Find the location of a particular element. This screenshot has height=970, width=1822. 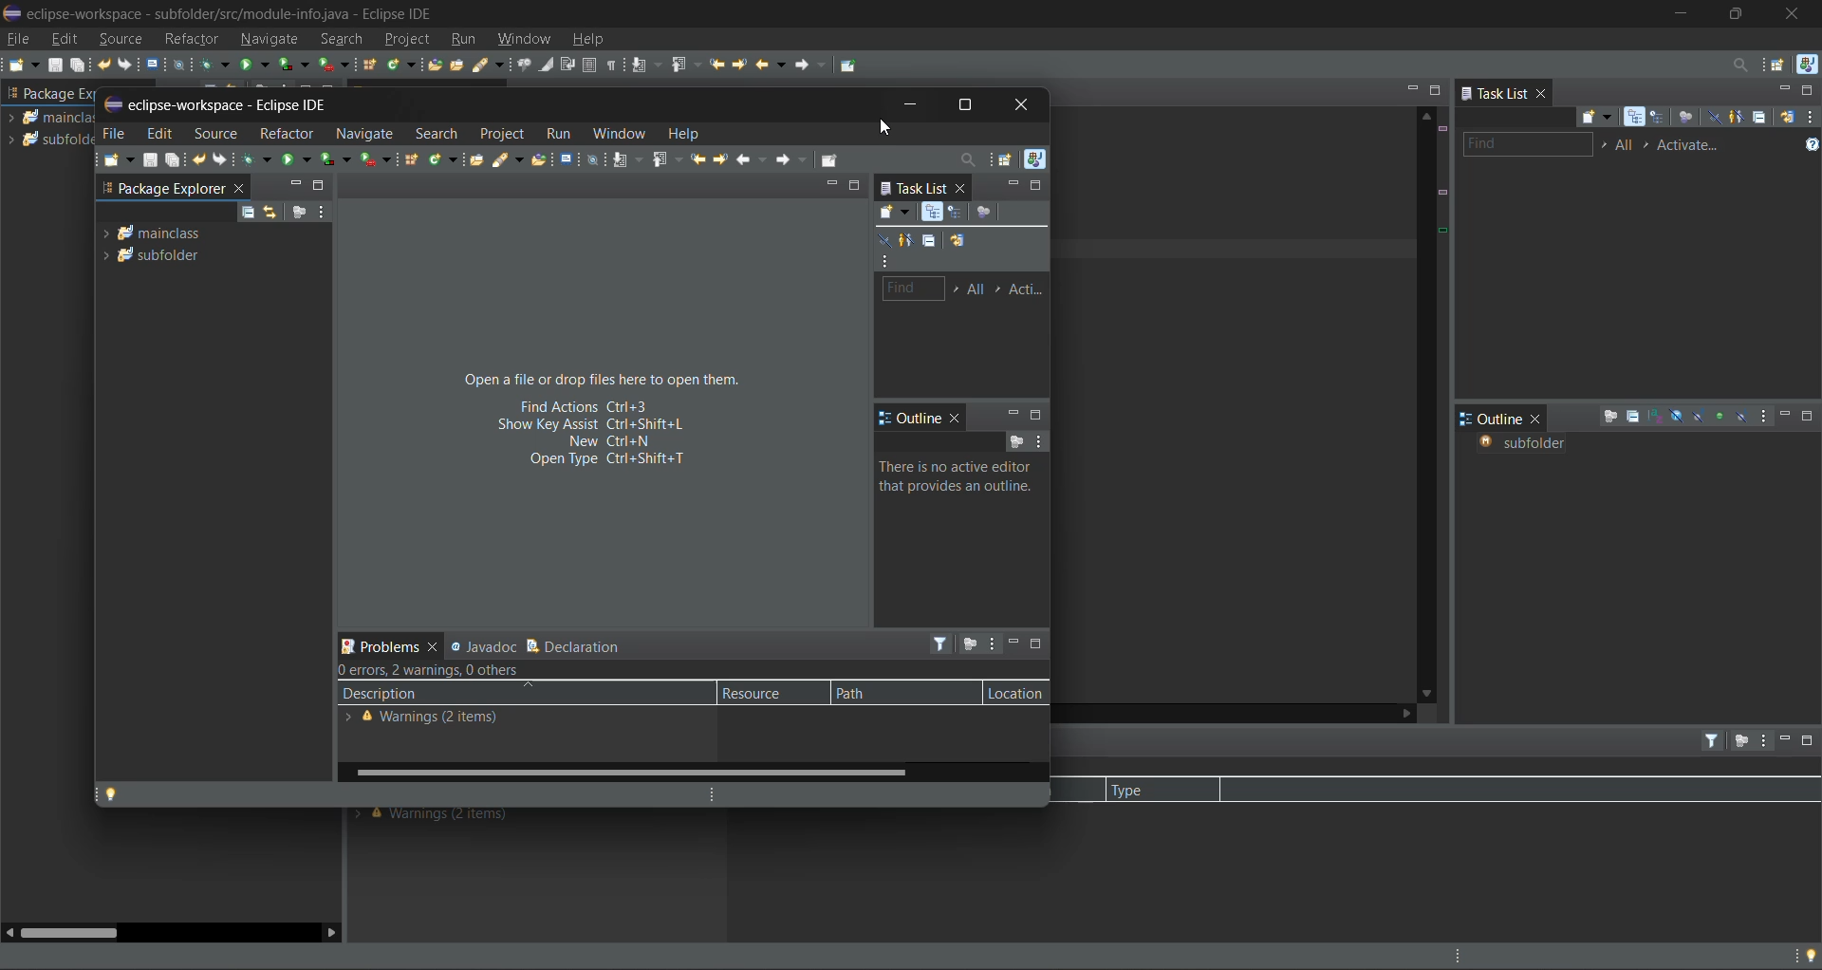

refractor is located at coordinates (285, 133).